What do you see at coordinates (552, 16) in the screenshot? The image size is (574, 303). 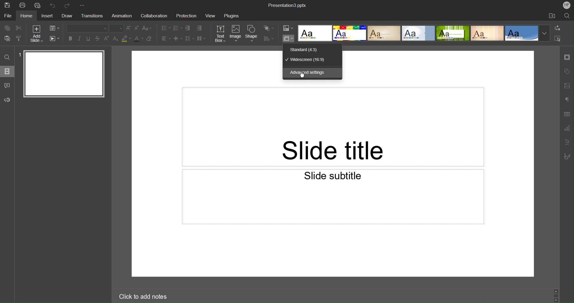 I see `Open File Location` at bounding box center [552, 16].